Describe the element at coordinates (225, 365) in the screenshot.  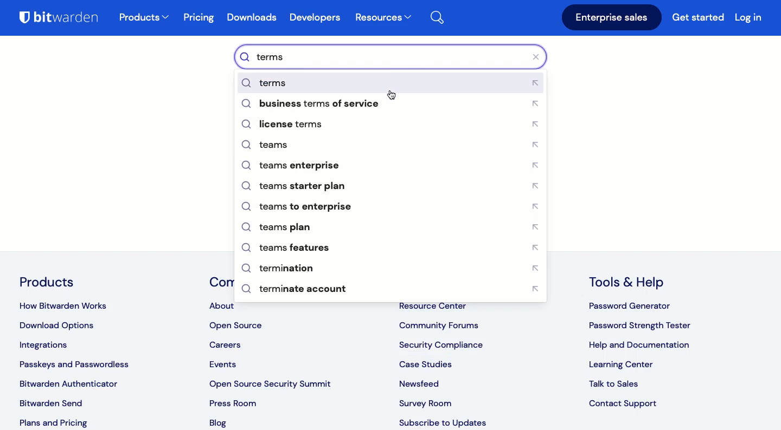
I see `events` at that location.